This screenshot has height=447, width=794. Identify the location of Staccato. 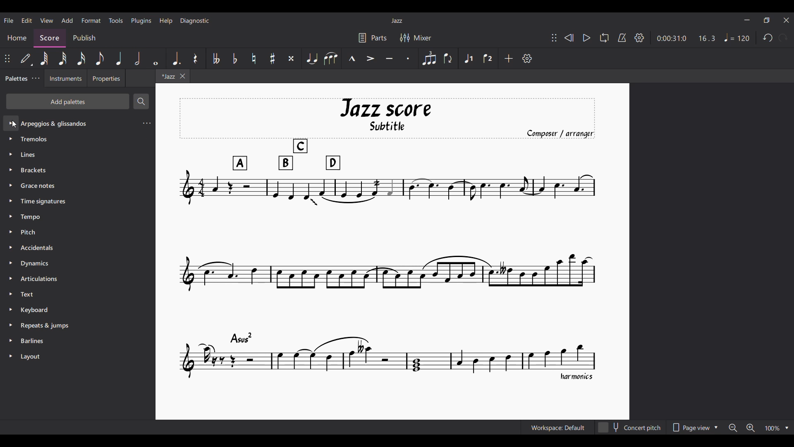
(408, 59).